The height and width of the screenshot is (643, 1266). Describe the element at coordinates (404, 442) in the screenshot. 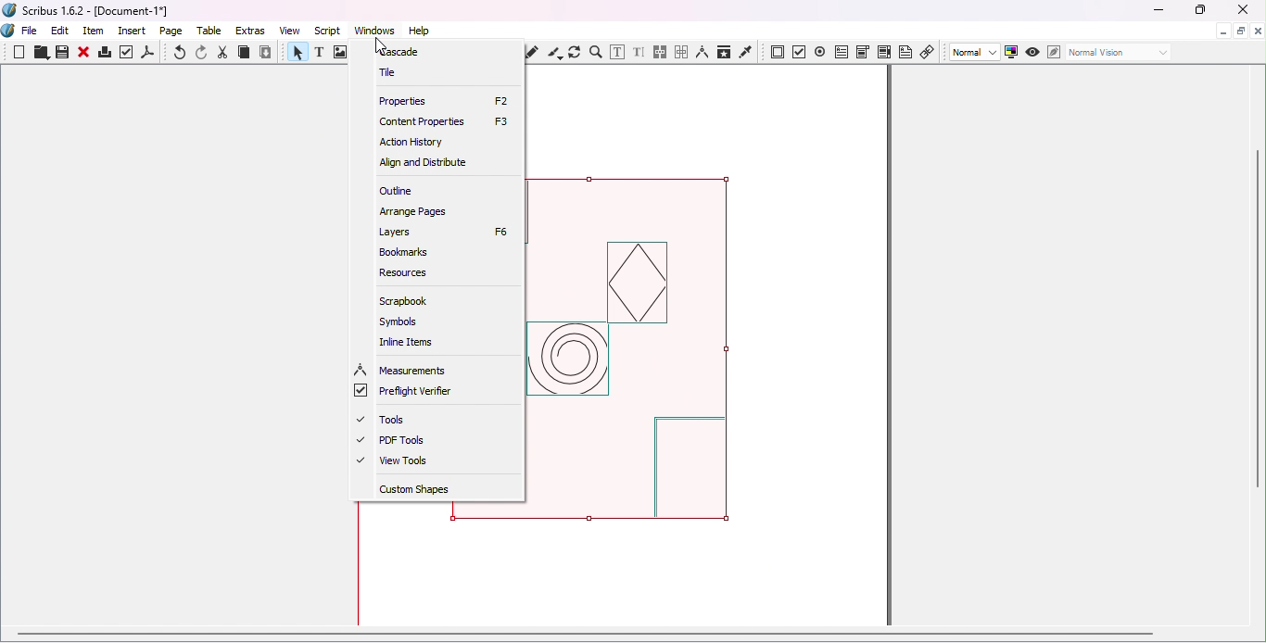

I see `PDF tools` at that location.